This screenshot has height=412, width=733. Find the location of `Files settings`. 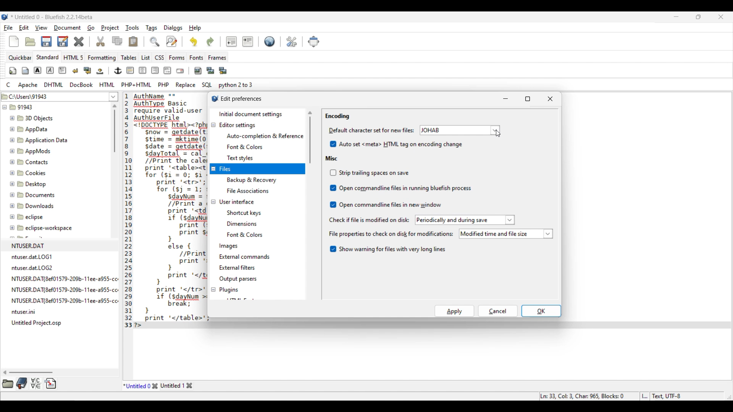

Files settings is located at coordinates (225, 169).